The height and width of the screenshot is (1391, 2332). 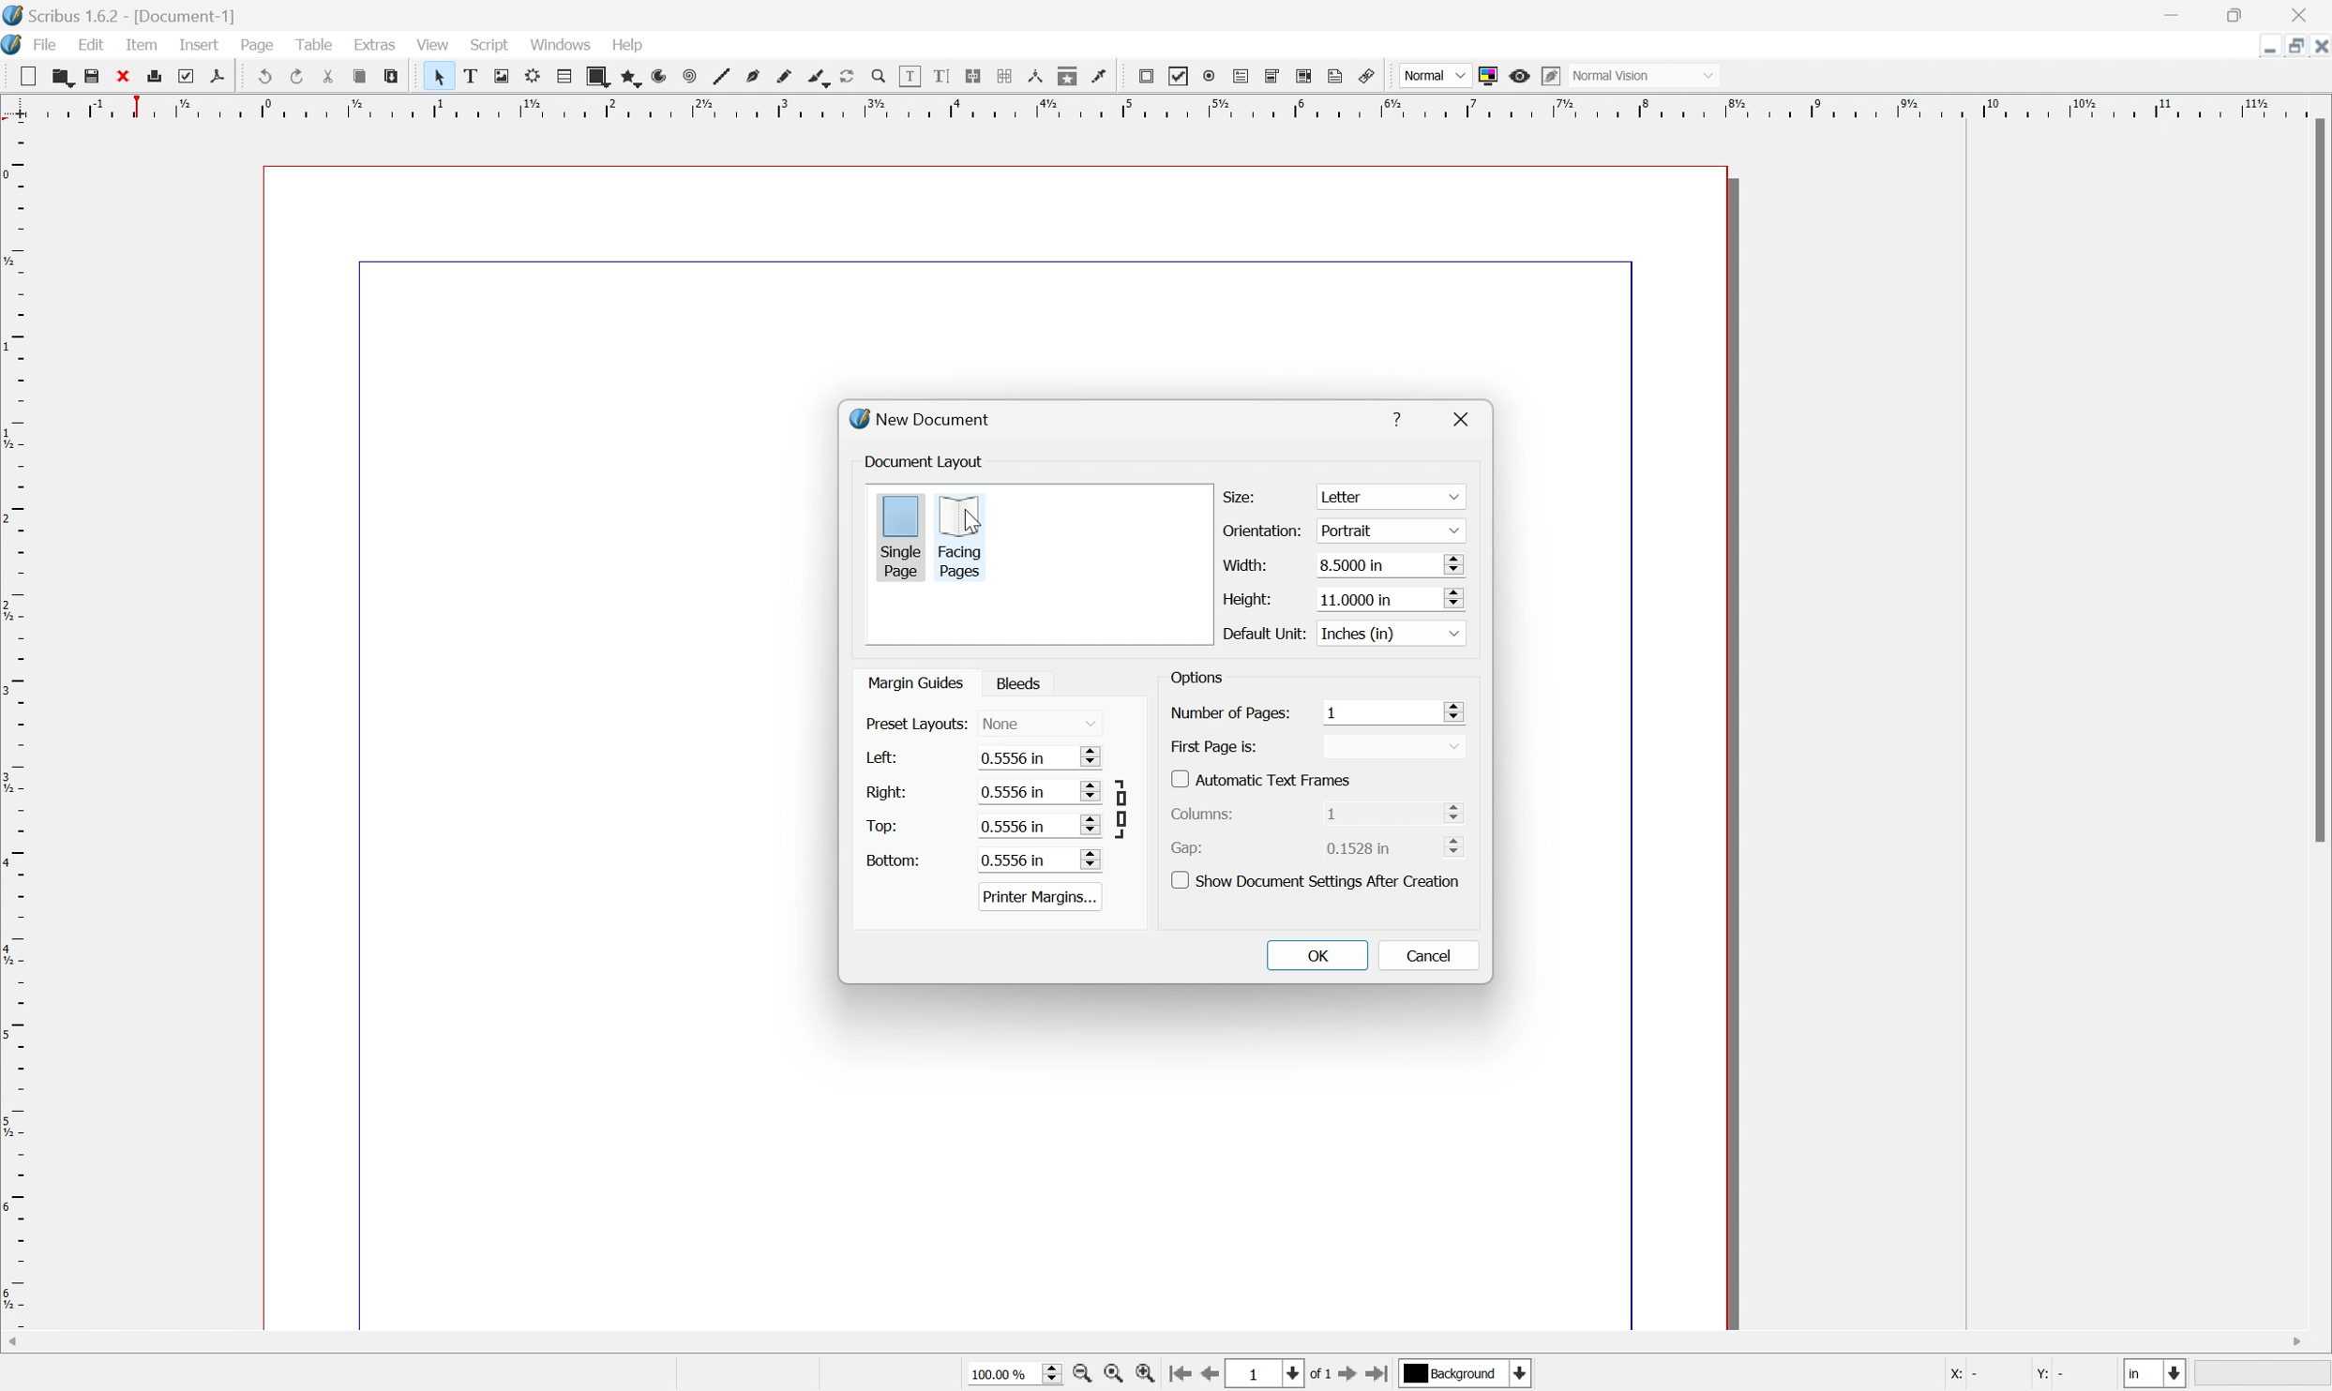 What do you see at coordinates (98, 76) in the screenshot?
I see `Save` at bounding box center [98, 76].